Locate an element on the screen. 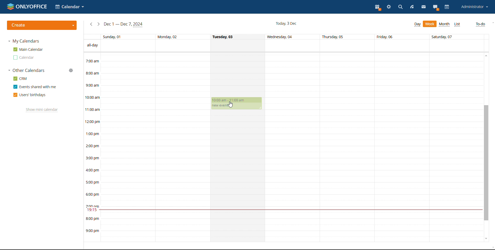 This screenshot has width=495, height=250. ONLYOFFICE is located at coordinates (27, 6).